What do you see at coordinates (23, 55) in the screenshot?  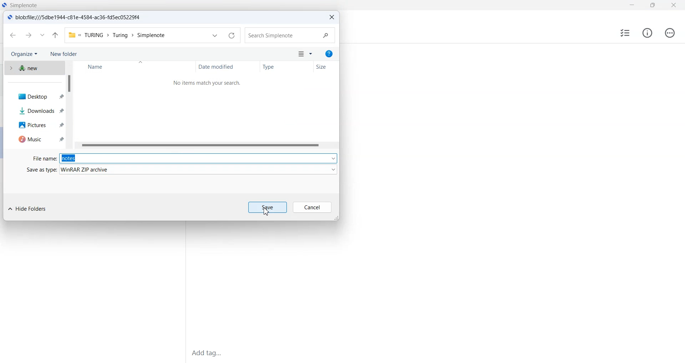 I see `Organize` at bounding box center [23, 55].